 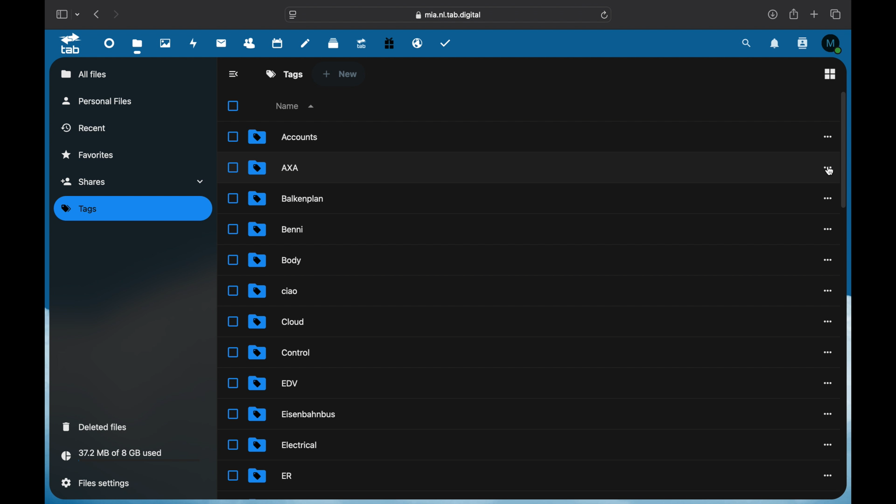 I want to click on name, so click(x=296, y=105).